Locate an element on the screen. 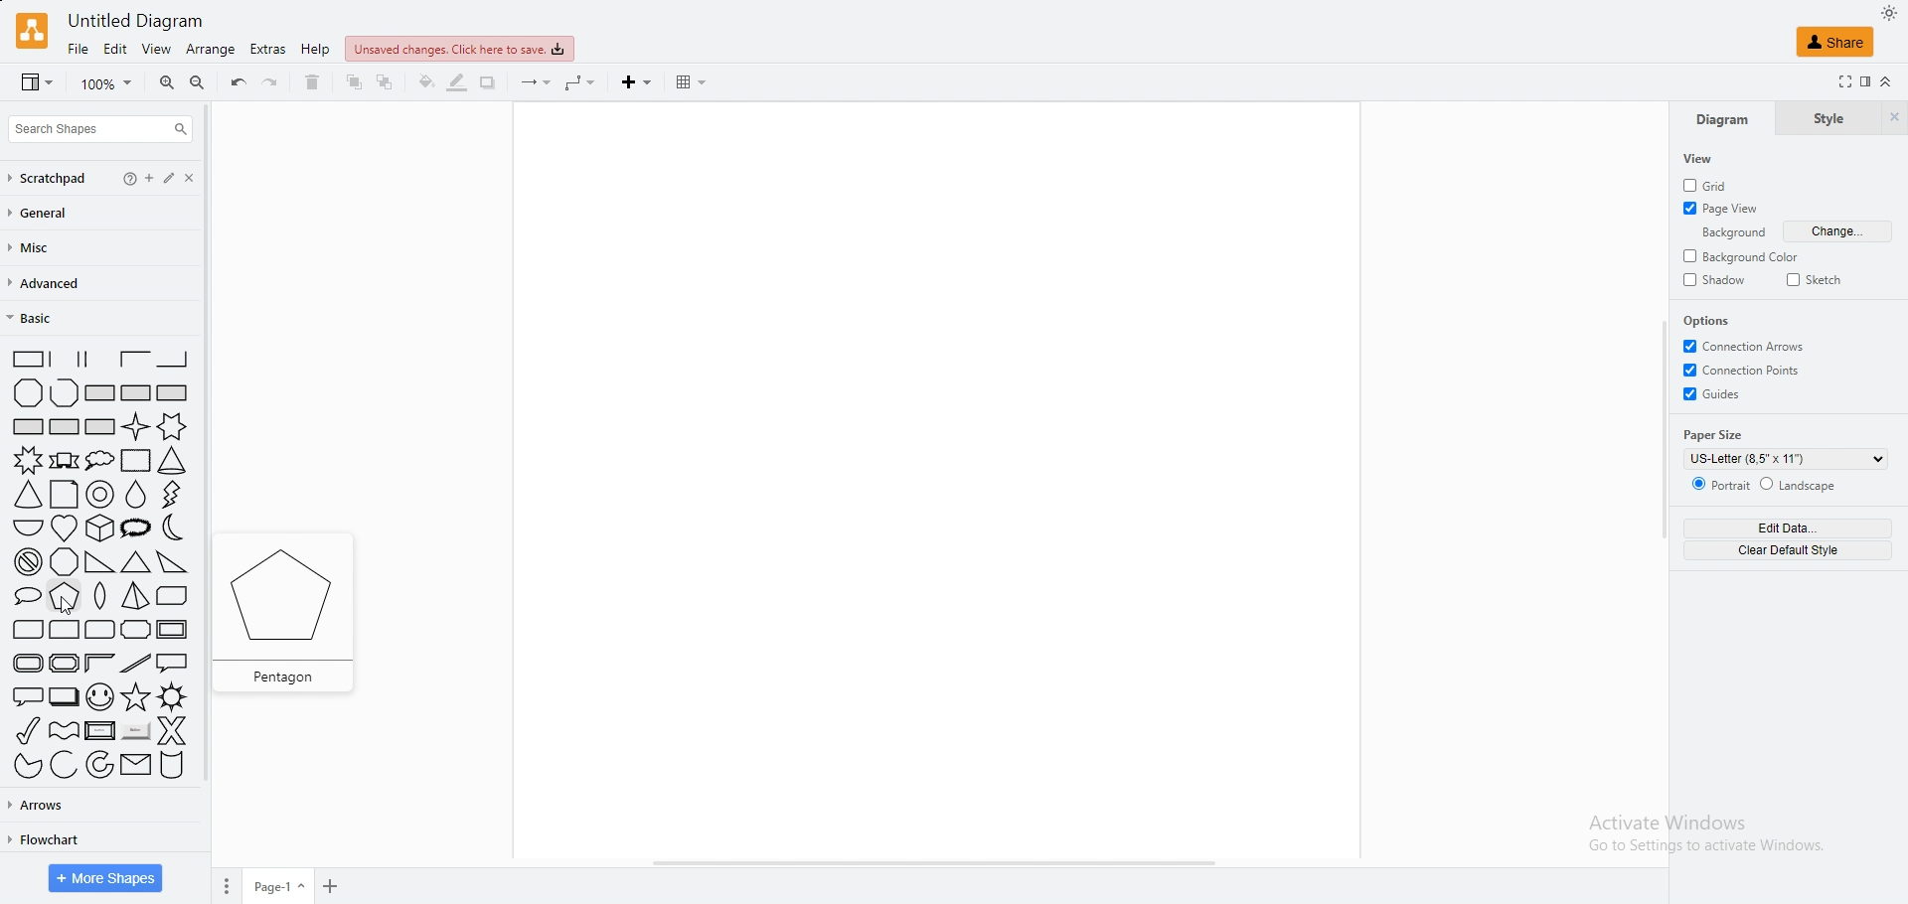 Image resolution: width=1908 pixels, height=904 pixels. diagonal rounded rectangle is located at coordinates (26, 630).